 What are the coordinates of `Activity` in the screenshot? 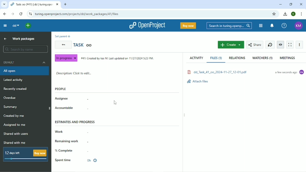 It's located at (196, 58).